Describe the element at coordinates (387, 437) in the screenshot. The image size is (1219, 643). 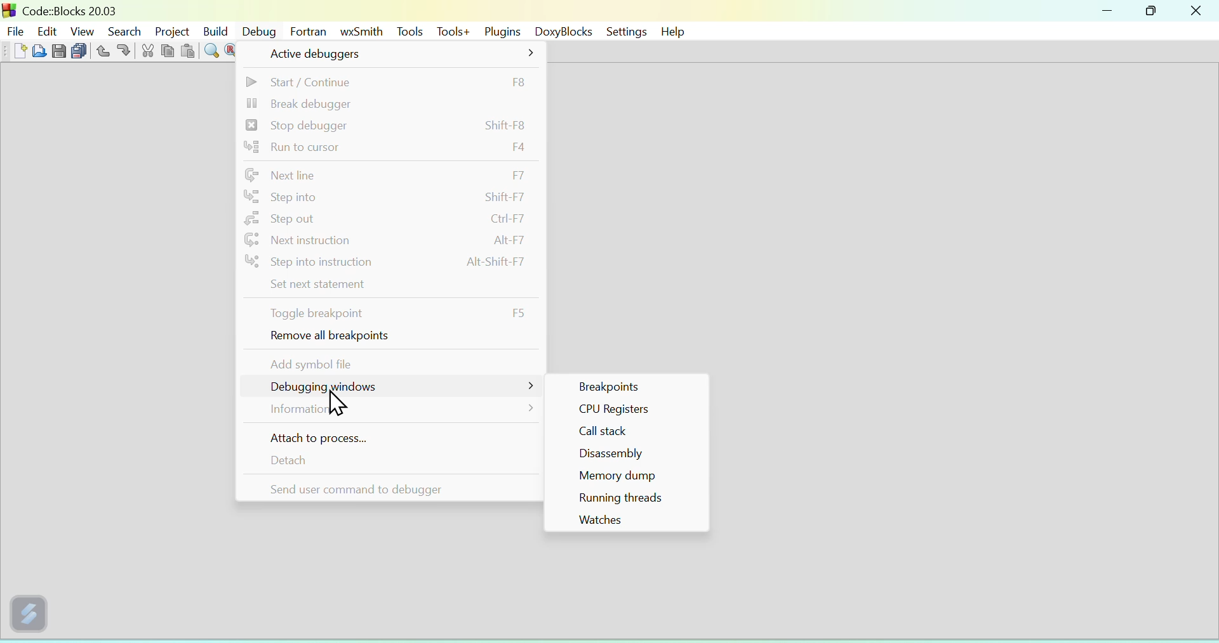
I see `attach to process...` at that location.